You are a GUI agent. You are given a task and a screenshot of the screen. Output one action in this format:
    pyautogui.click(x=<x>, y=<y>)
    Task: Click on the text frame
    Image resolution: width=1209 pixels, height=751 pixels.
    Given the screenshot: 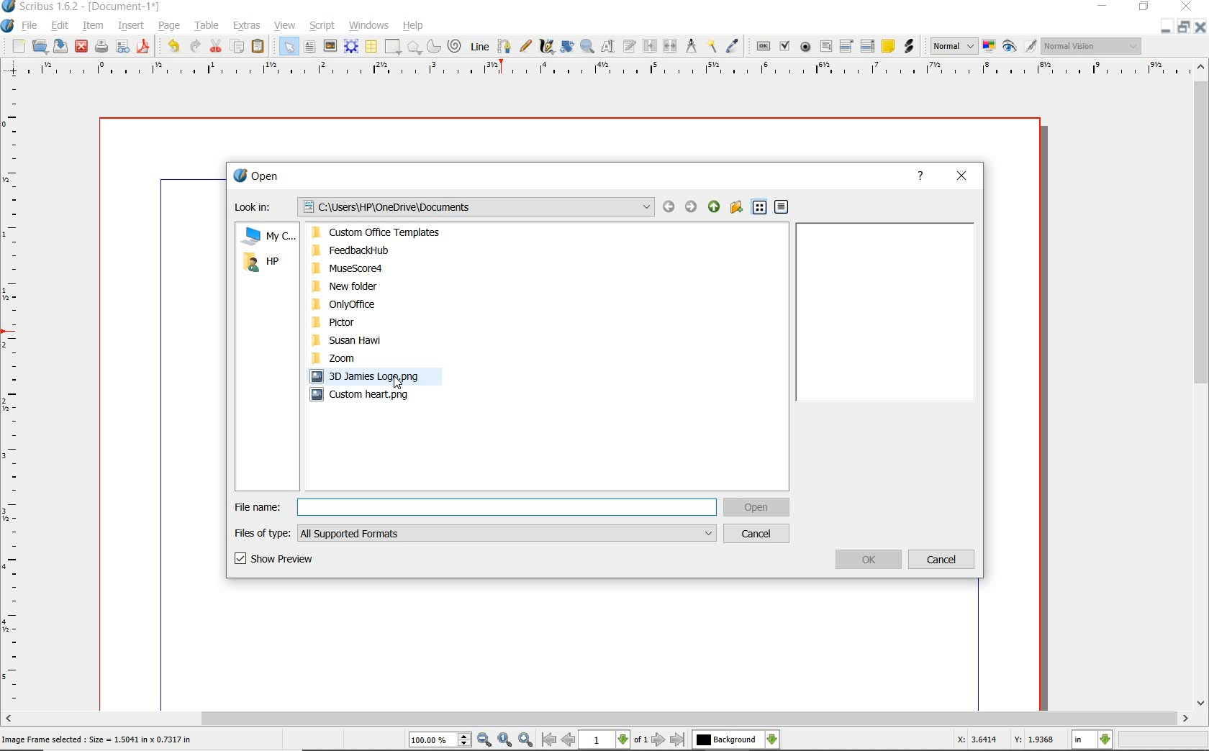 What is the action you would take?
    pyautogui.click(x=310, y=48)
    